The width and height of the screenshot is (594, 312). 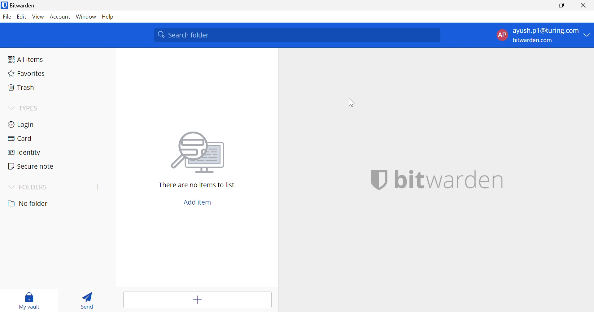 I want to click on Restore Down, so click(x=562, y=4).